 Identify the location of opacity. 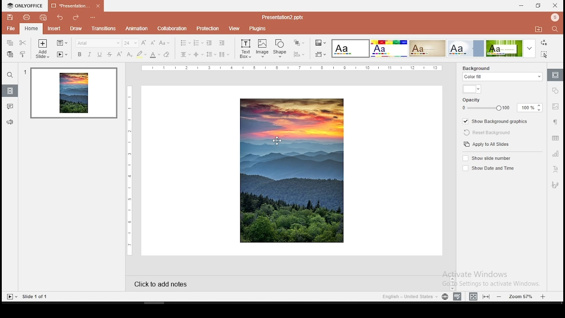
(502, 105).